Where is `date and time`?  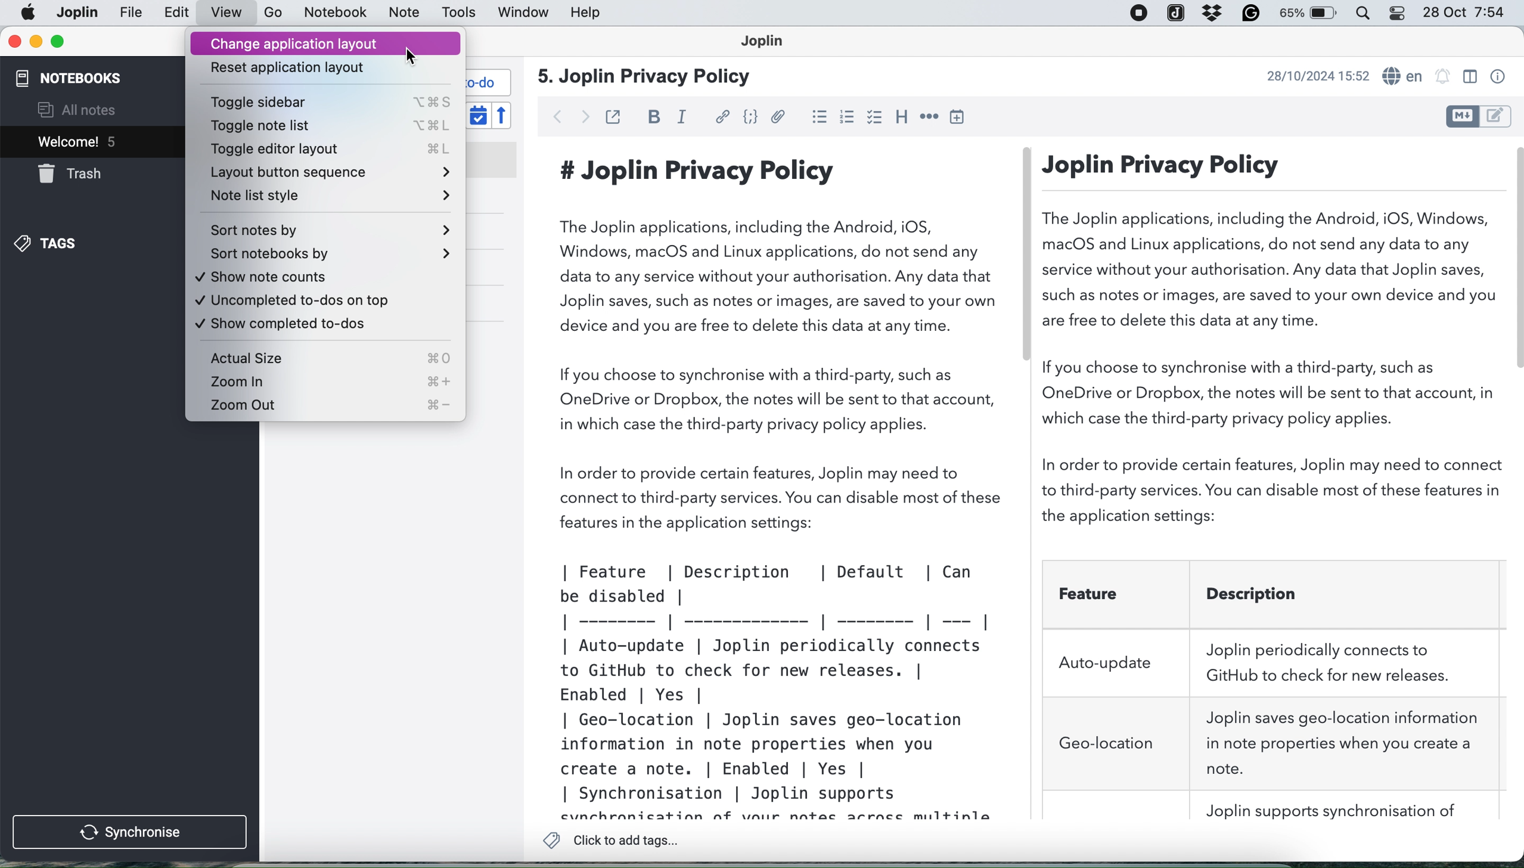 date and time is located at coordinates (1315, 76).